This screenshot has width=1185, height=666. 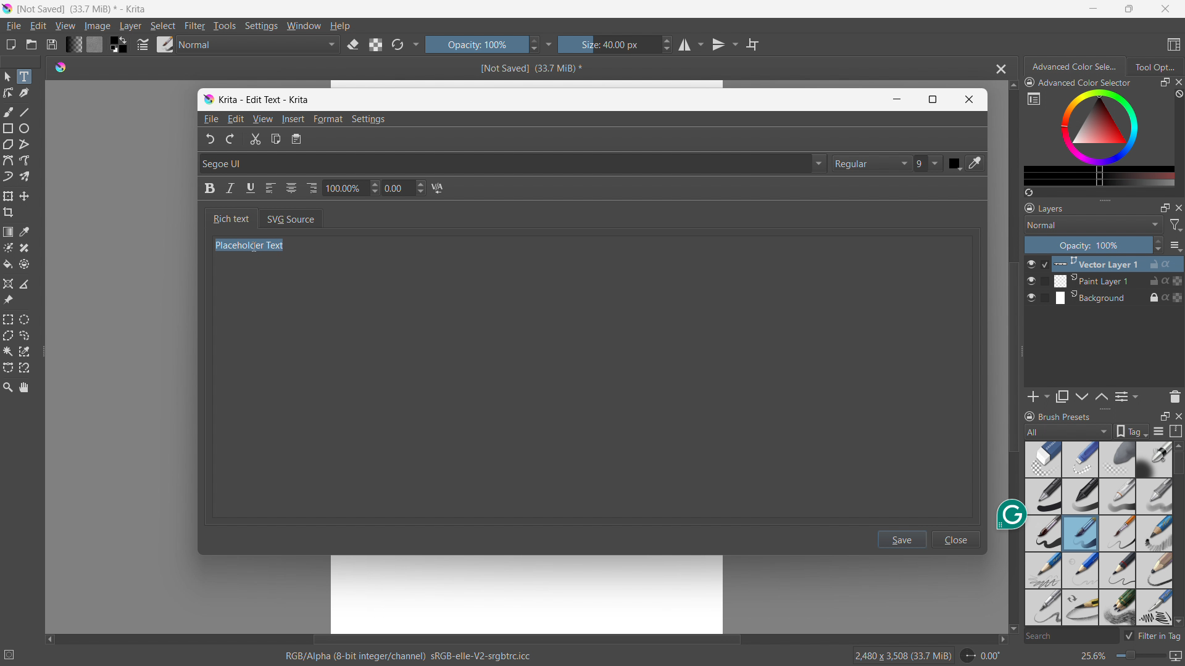 I want to click on tags, so click(x=1132, y=431).